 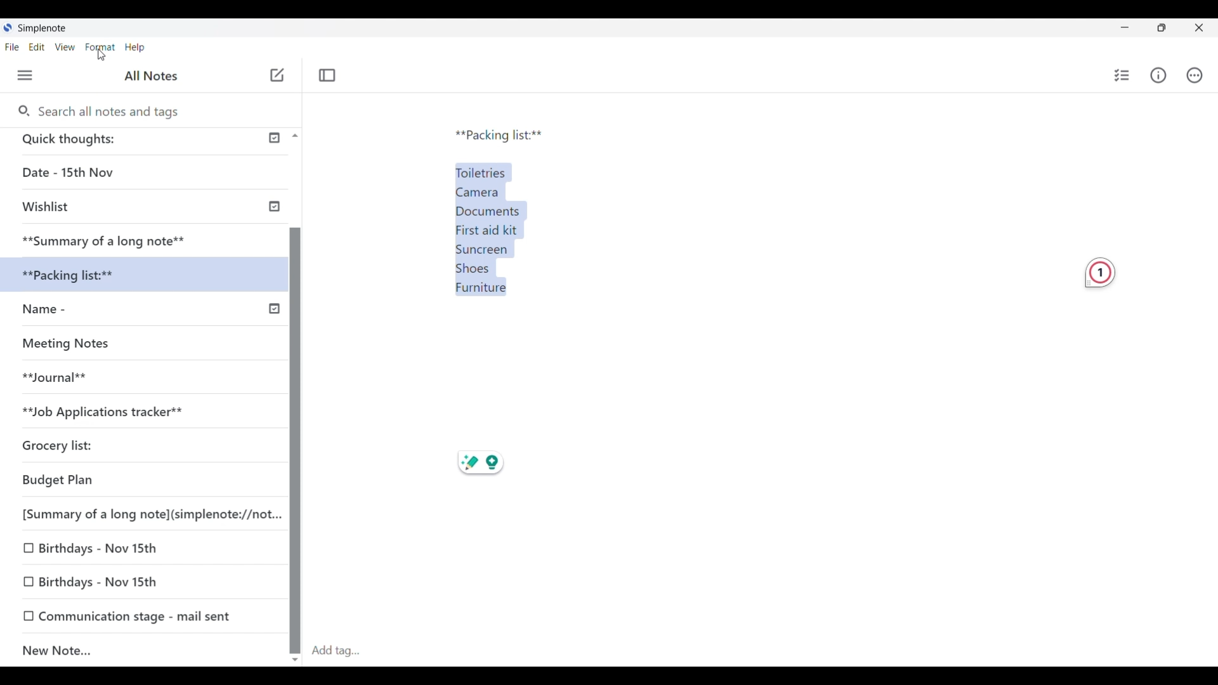 I want to click on Quick slide to top, so click(x=295, y=136).